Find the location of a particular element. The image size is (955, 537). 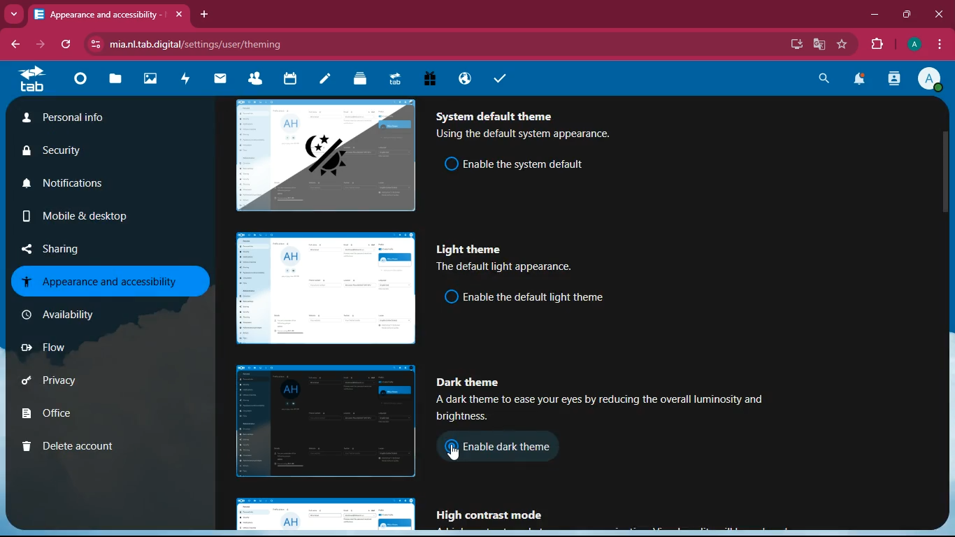

flow is located at coordinates (96, 352).